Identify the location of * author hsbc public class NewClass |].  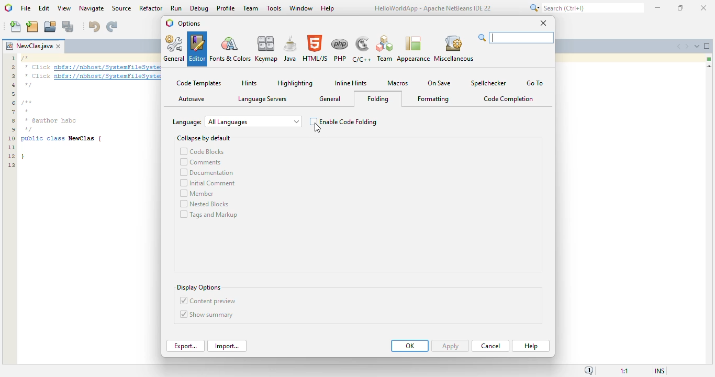
(64, 141).